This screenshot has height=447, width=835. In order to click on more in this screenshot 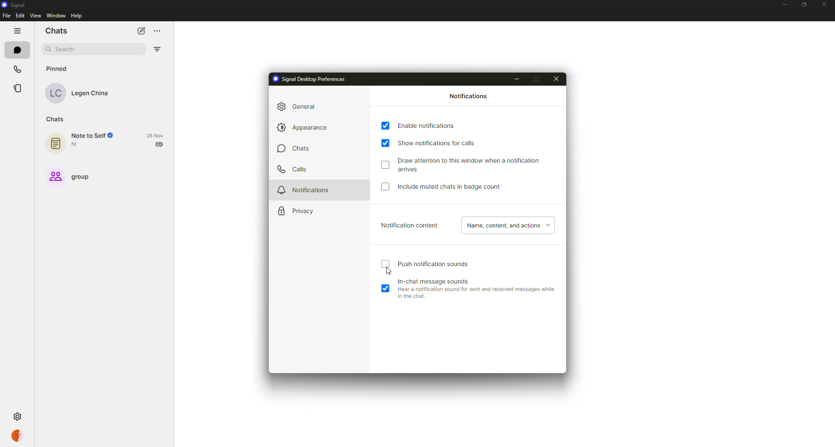, I will do `click(157, 30)`.